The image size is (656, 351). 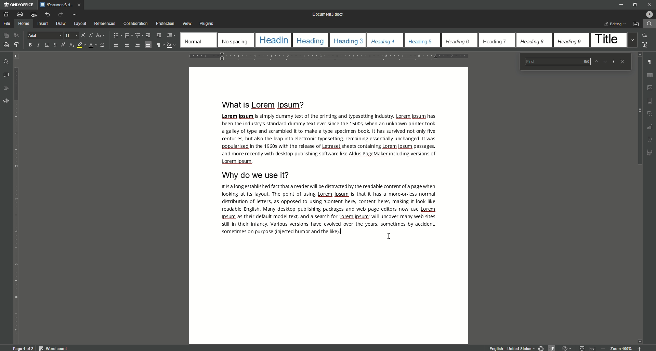 What do you see at coordinates (116, 45) in the screenshot?
I see `Align Left` at bounding box center [116, 45].